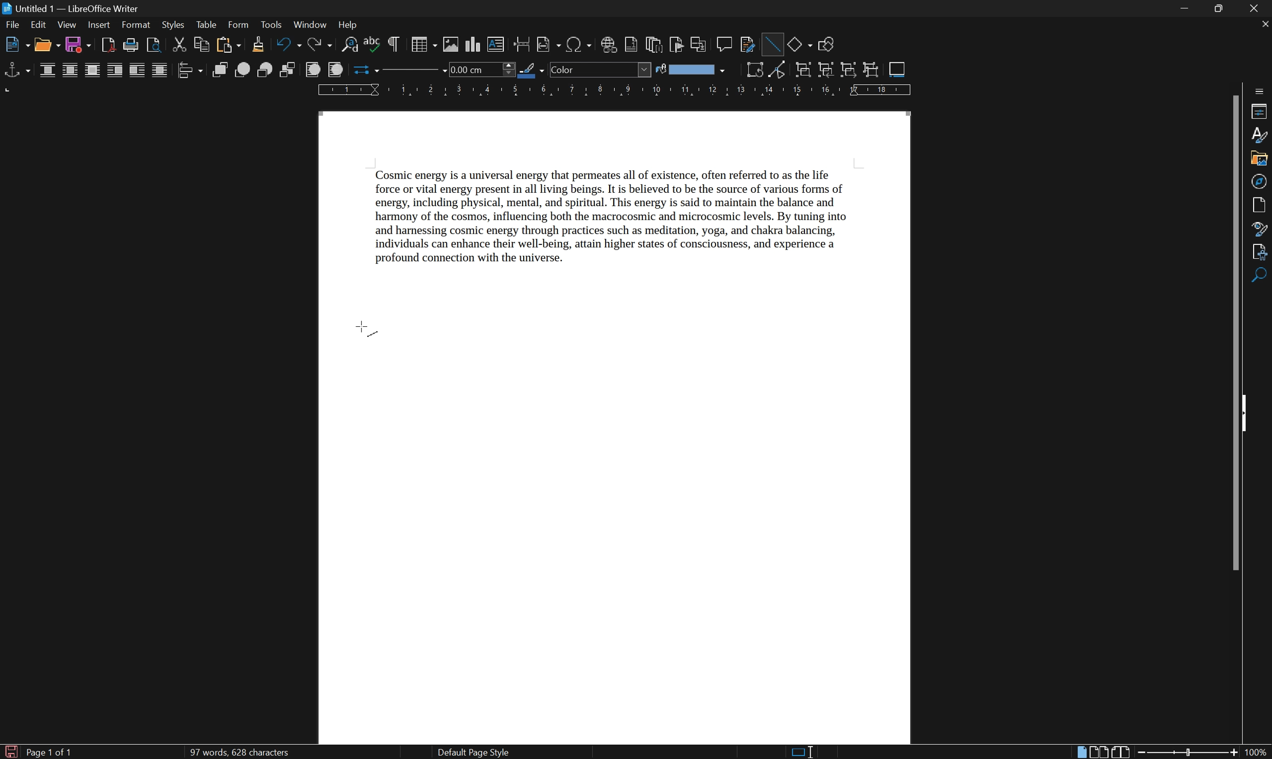 The width and height of the screenshot is (1272, 759). What do you see at coordinates (771, 42) in the screenshot?
I see `insert line` at bounding box center [771, 42].